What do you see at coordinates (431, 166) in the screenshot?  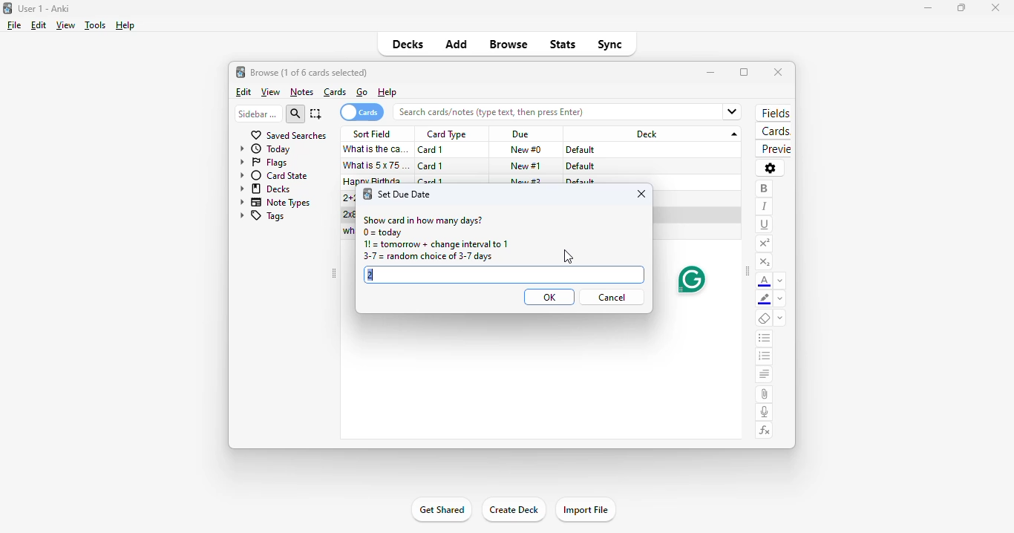 I see `card 1` at bounding box center [431, 166].